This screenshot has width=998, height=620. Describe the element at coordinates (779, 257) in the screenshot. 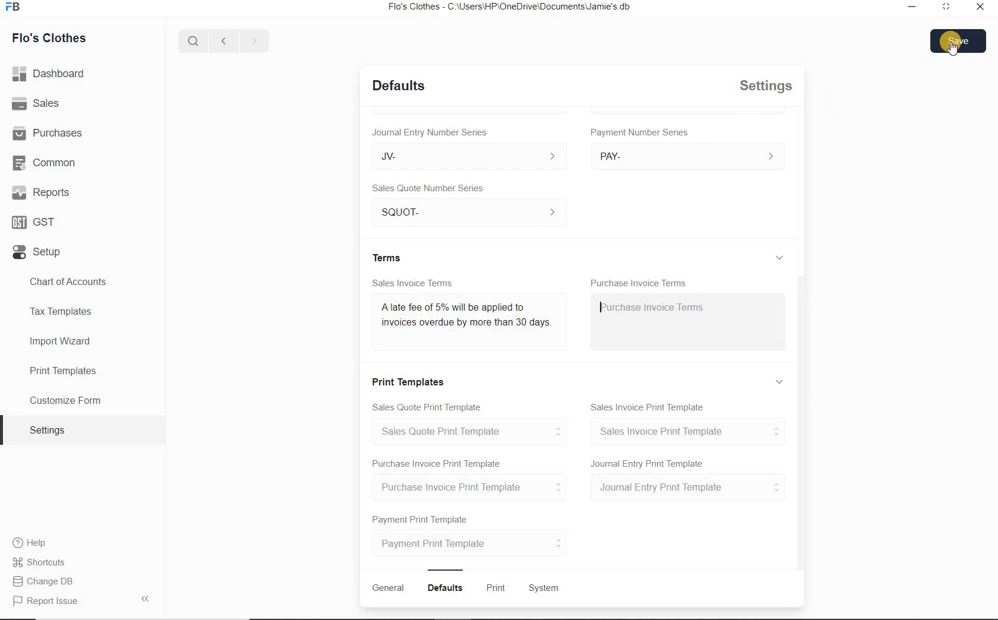

I see `Expand` at that location.